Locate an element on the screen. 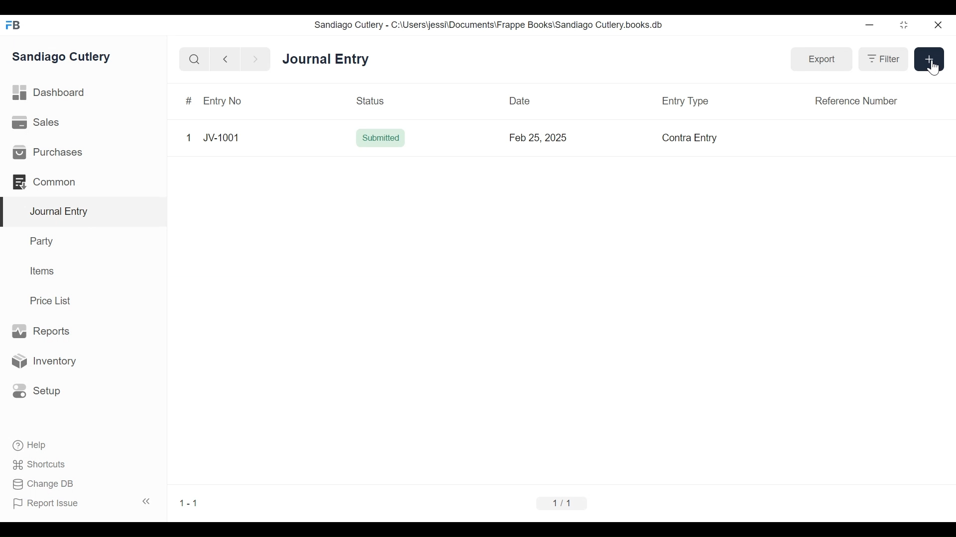  Submitted is located at coordinates (381, 138).